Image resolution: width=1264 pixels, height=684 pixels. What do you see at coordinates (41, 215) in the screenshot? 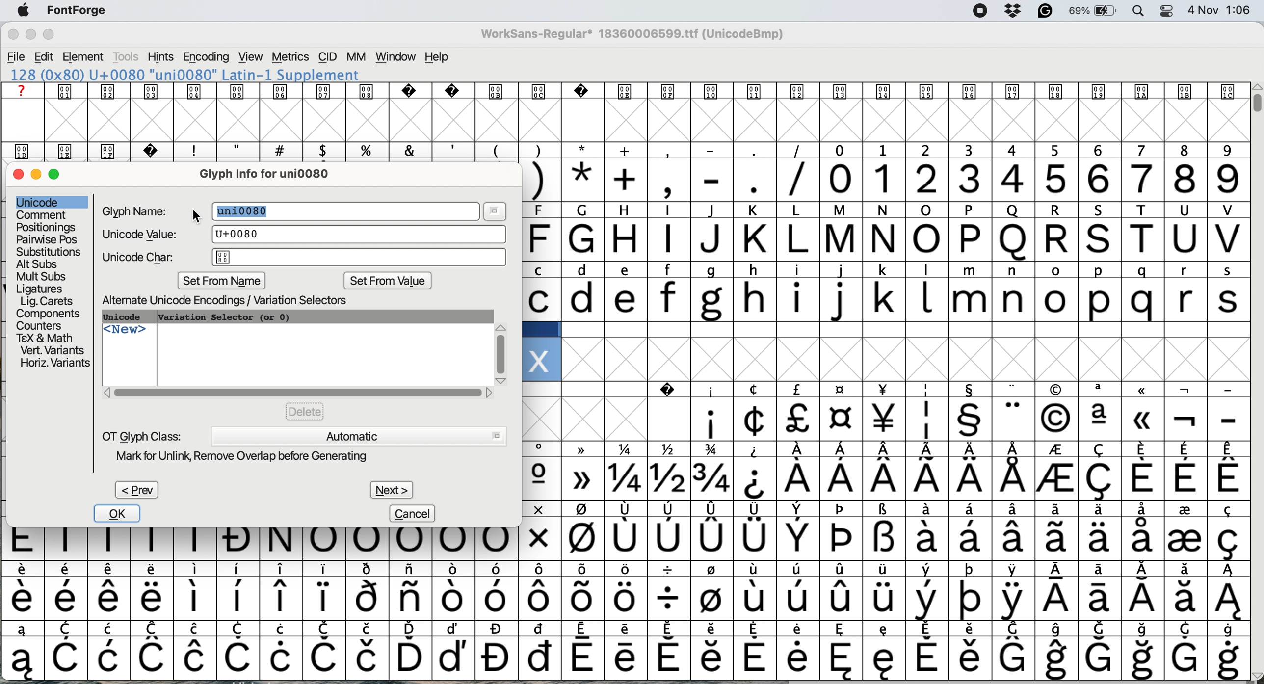
I see `comment` at bounding box center [41, 215].